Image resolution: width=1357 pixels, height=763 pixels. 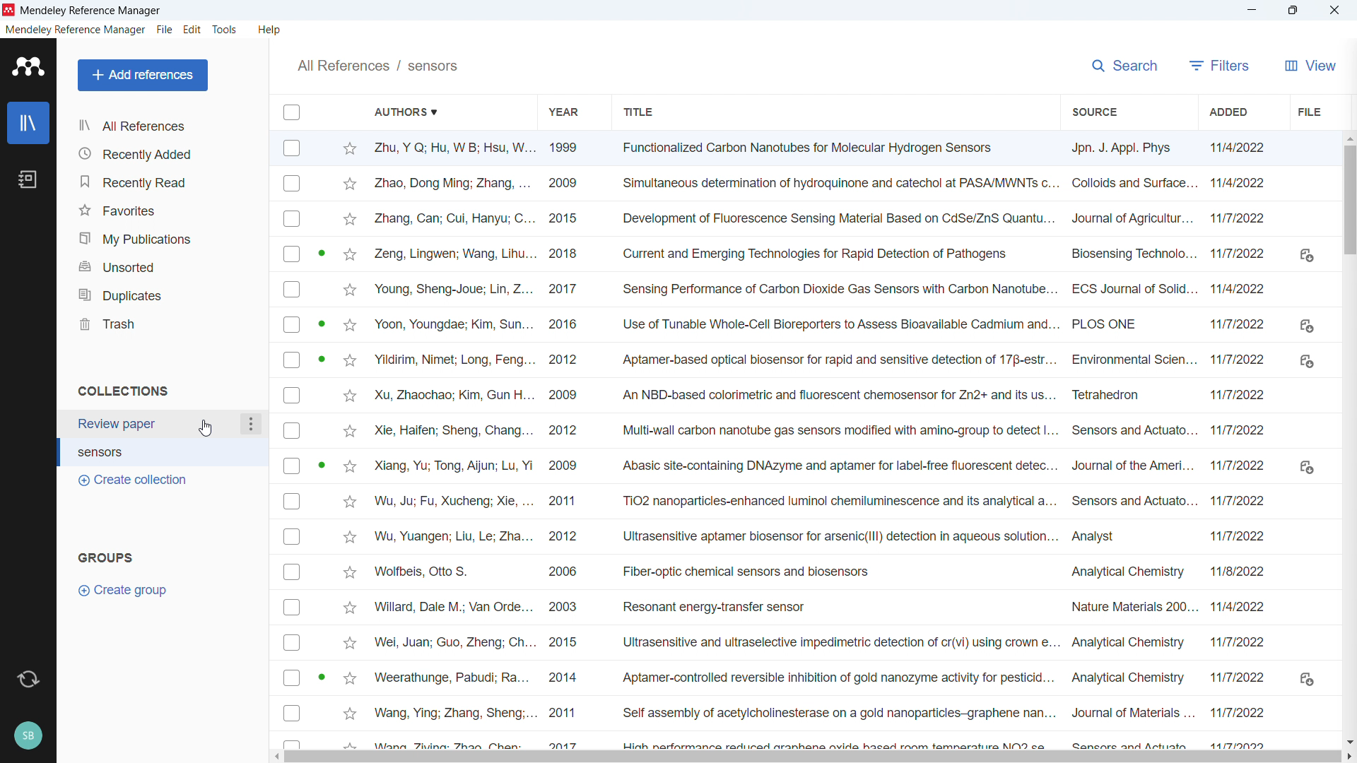 I want to click on sync , so click(x=29, y=679).